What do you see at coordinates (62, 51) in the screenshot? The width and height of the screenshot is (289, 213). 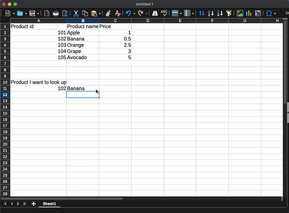 I see `104` at bounding box center [62, 51].